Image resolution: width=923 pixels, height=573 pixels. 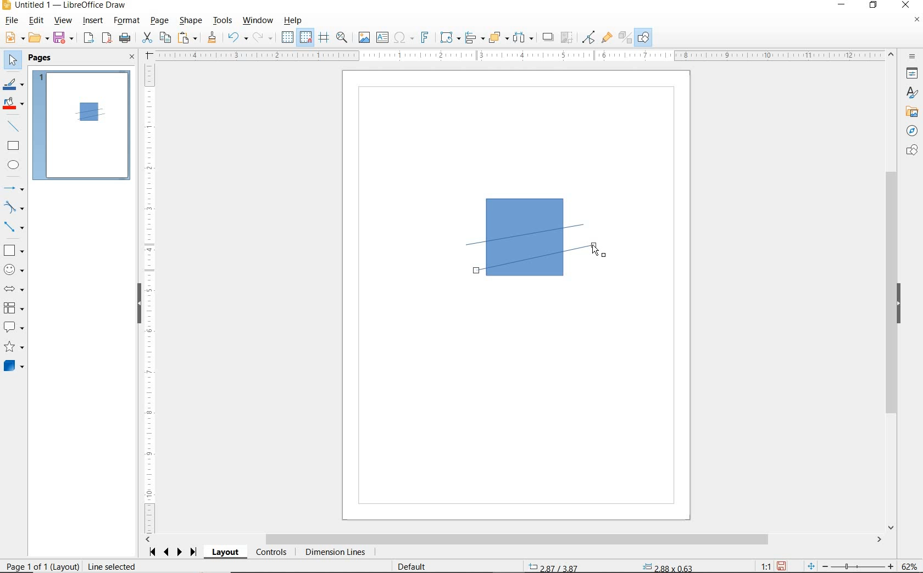 I want to click on EDIT, so click(x=36, y=20).